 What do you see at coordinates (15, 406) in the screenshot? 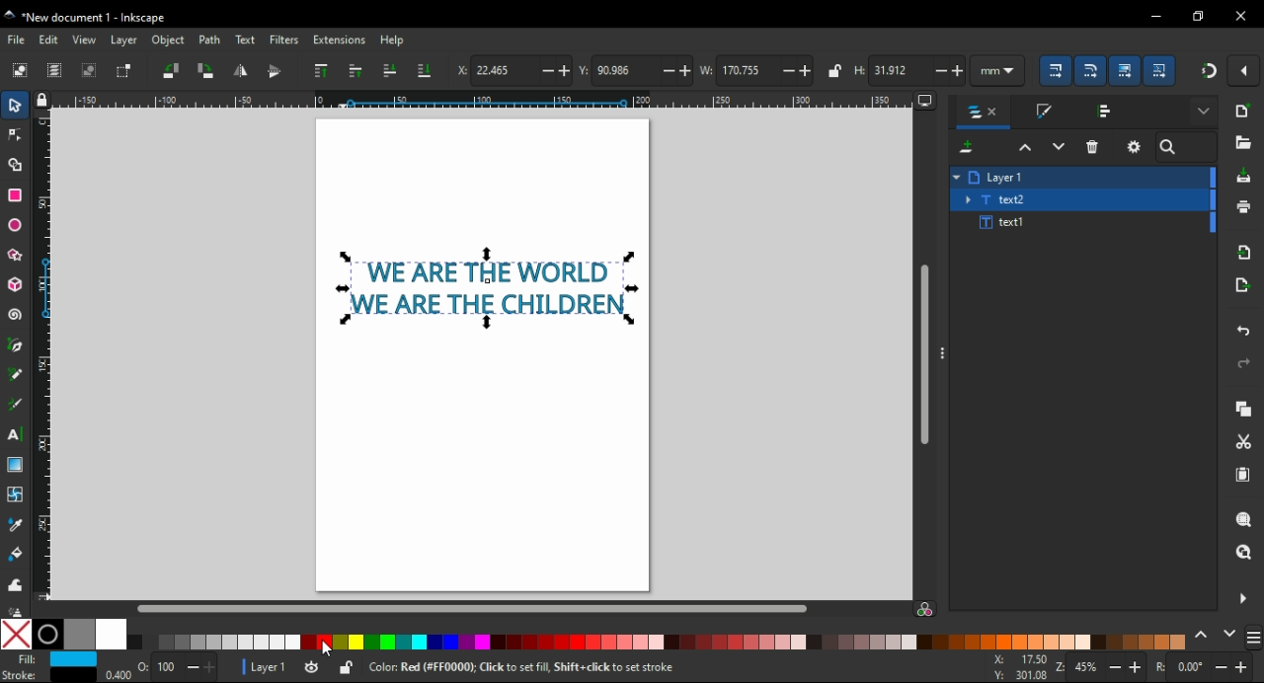
I see `calligraphy tool` at bounding box center [15, 406].